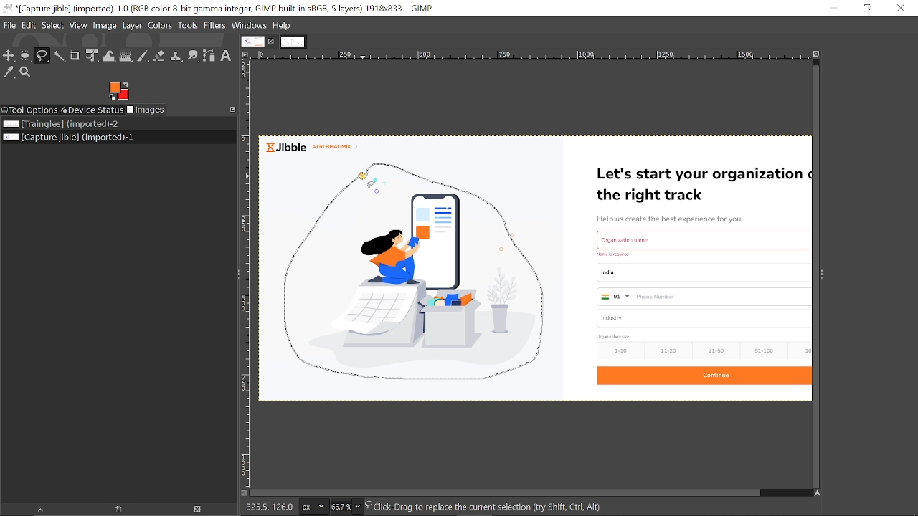 The image size is (918, 516). I want to click on Device status, so click(92, 110).